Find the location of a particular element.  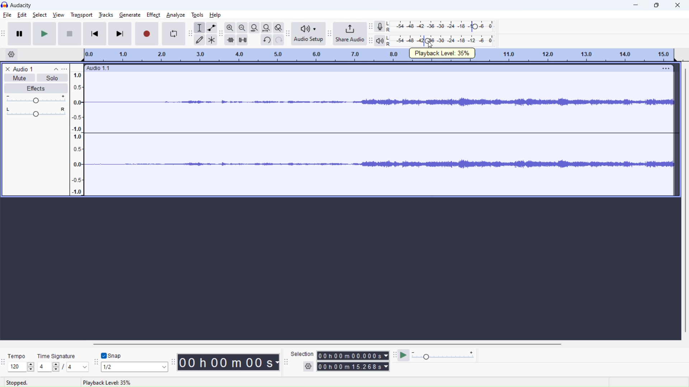

play is located at coordinates (44, 33).